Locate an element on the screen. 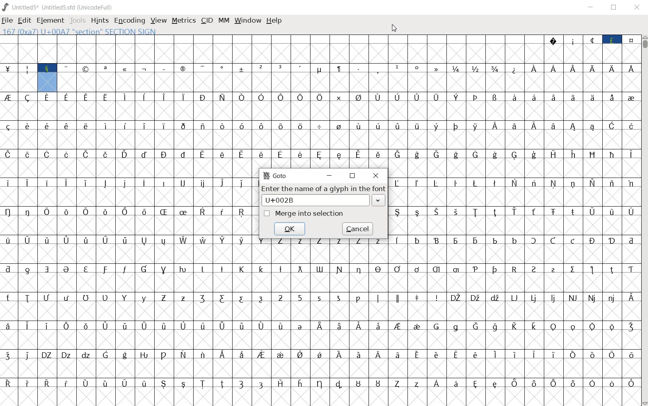  minimize is located at coordinates (592, 7).